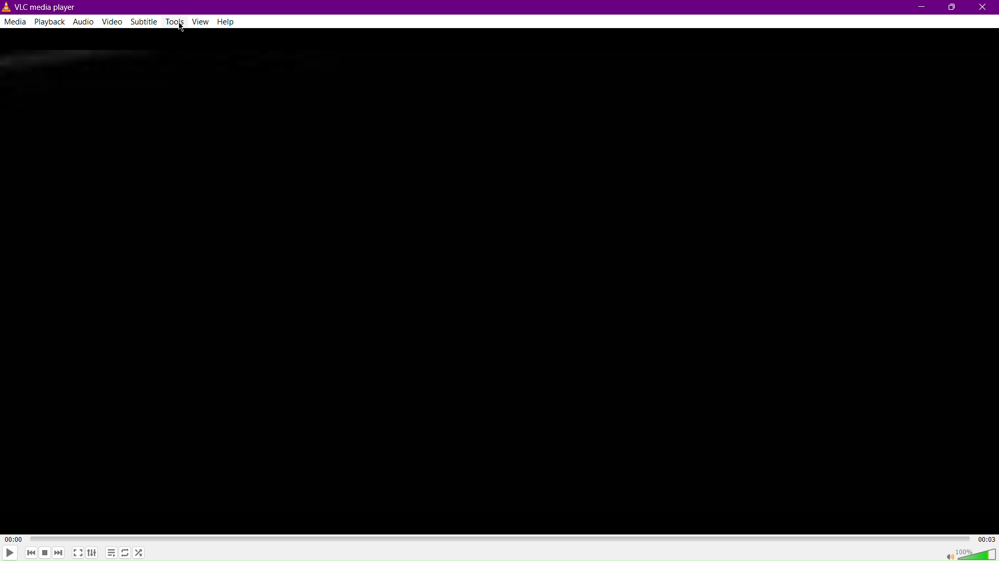 This screenshot has height=561, width=999. I want to click on Skip forward, so click(59, 552).